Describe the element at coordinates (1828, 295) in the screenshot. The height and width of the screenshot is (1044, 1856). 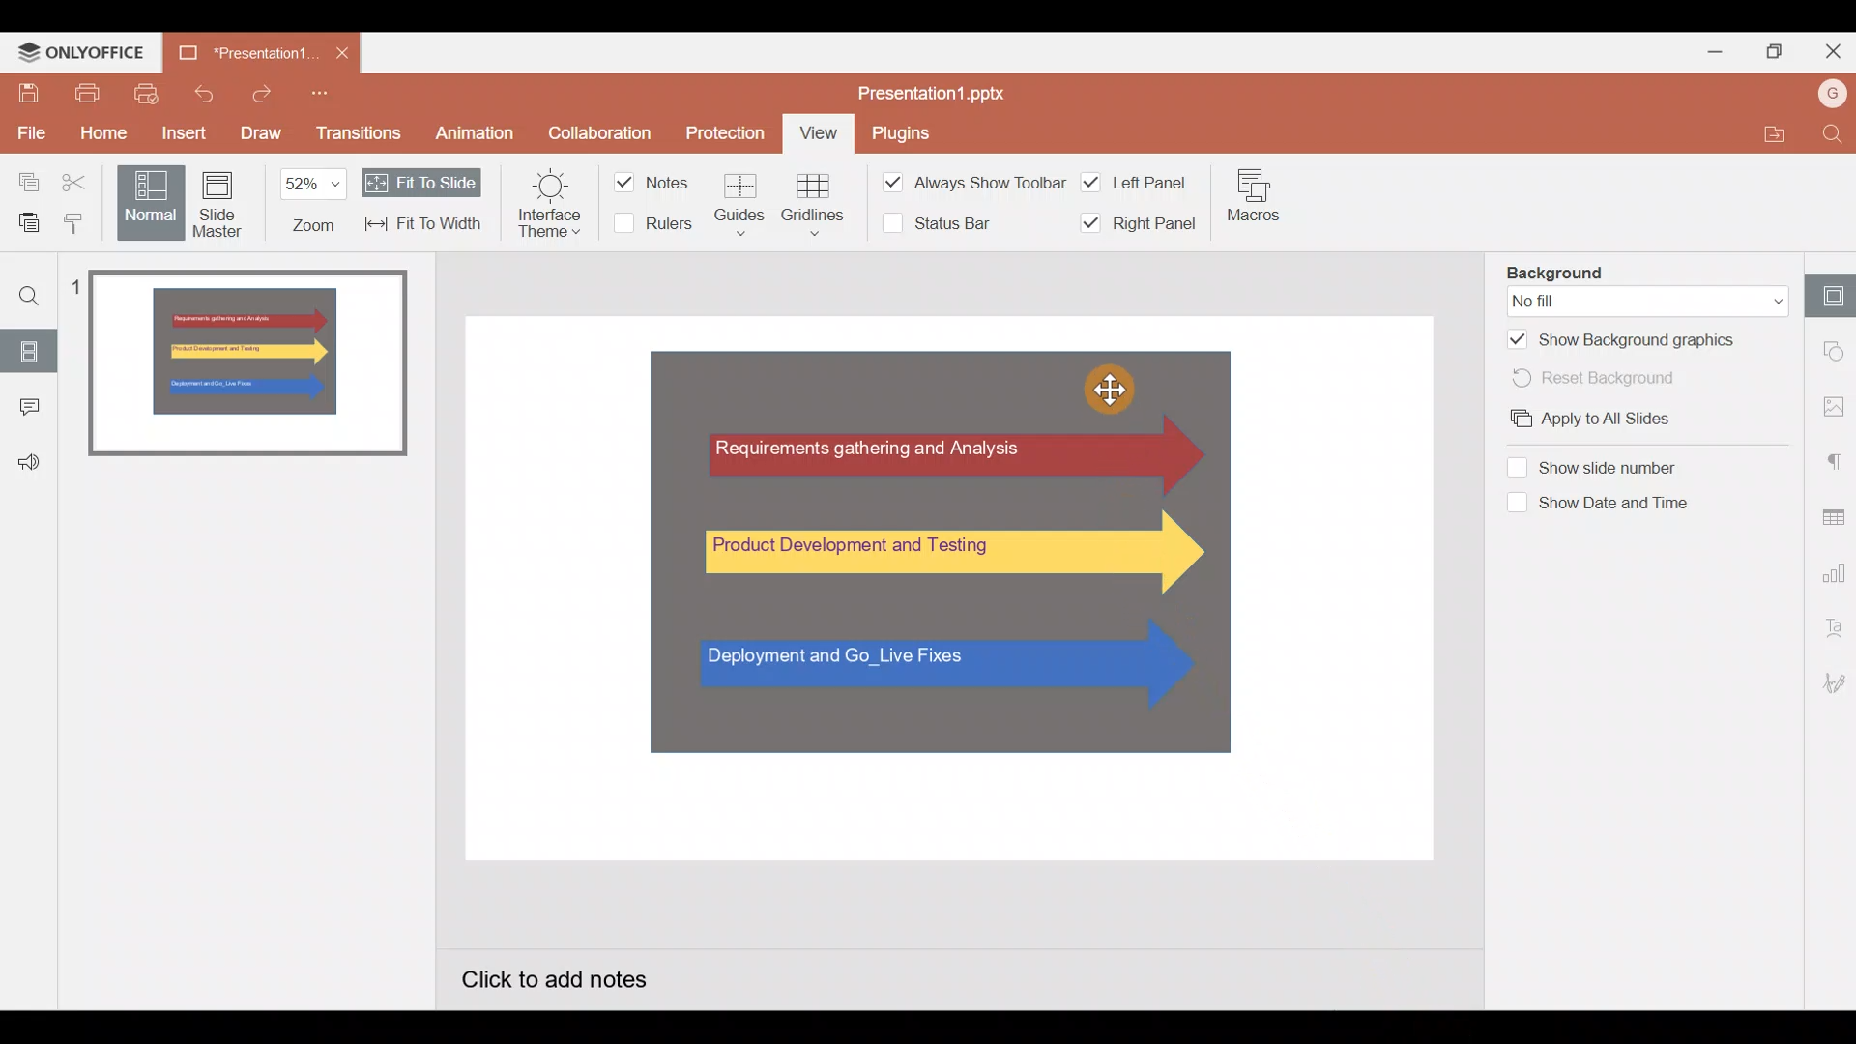
I see `Slide settings` at that location.